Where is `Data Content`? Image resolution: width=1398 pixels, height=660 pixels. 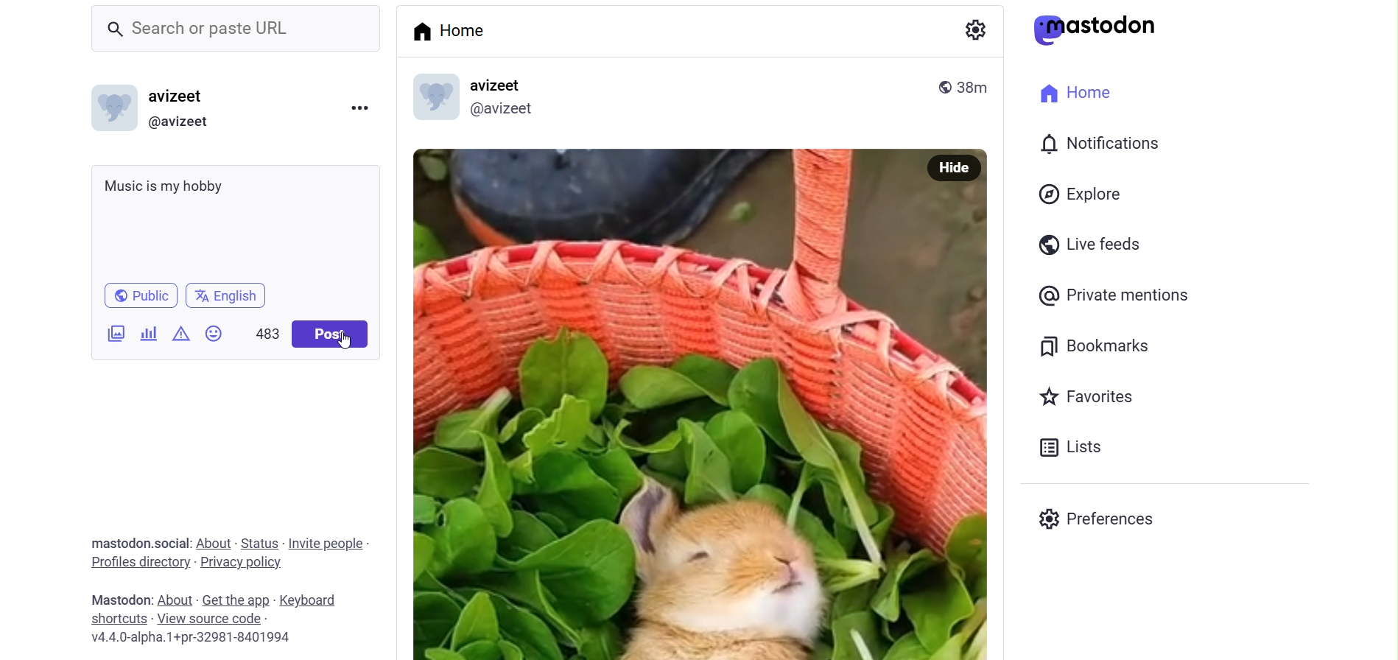
Data Content is located at coordinates (183, 332).